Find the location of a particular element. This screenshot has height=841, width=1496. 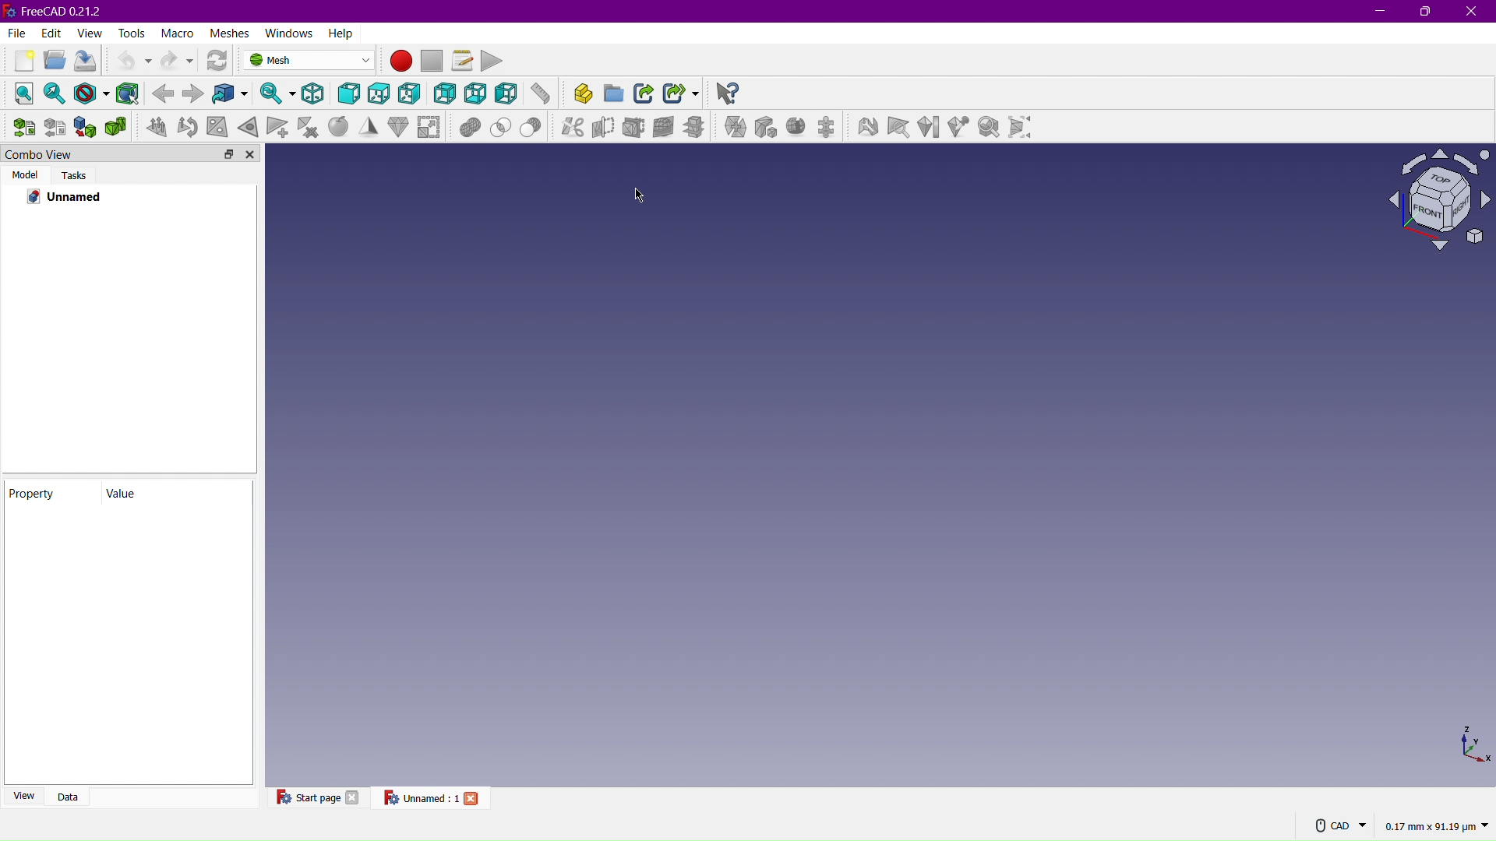

Cut mesh is located at coordinates (570, 126).